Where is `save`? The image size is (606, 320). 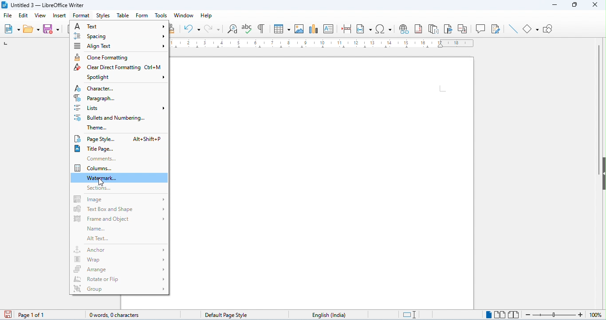 save is located at coordinates (51, 29).